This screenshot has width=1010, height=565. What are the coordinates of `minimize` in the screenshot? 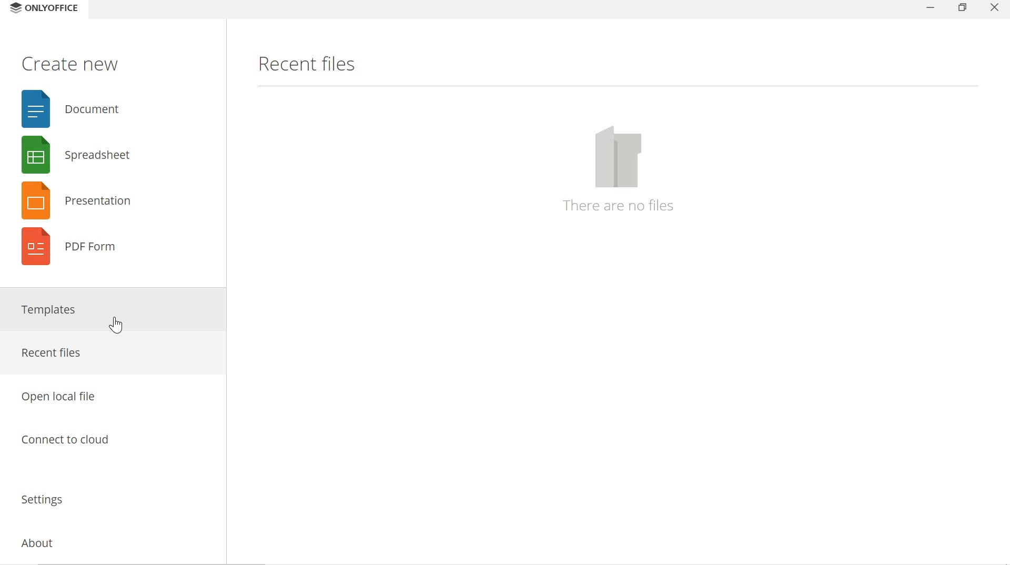 It's located at (925, 11).